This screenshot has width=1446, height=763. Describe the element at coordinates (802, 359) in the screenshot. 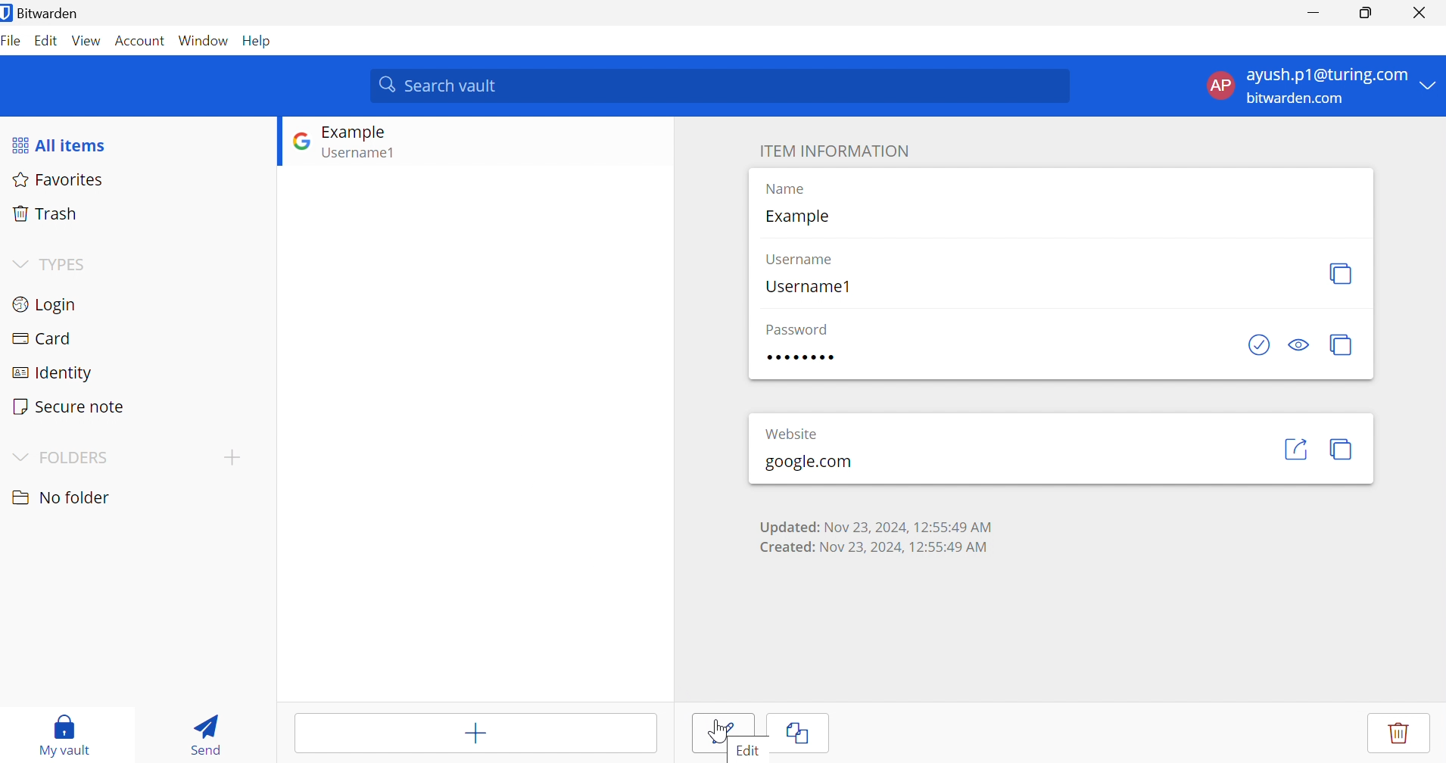

I see `Password` at that location.